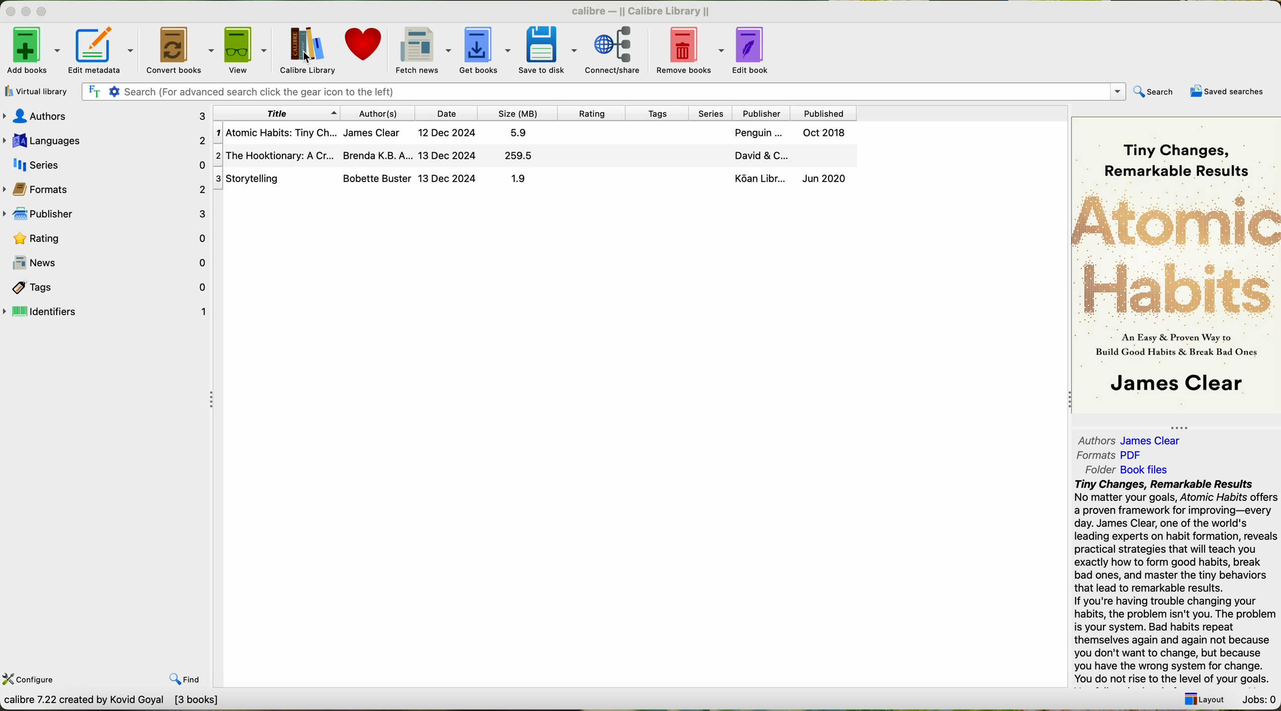  I want to click on formats , so click(1096, 455).